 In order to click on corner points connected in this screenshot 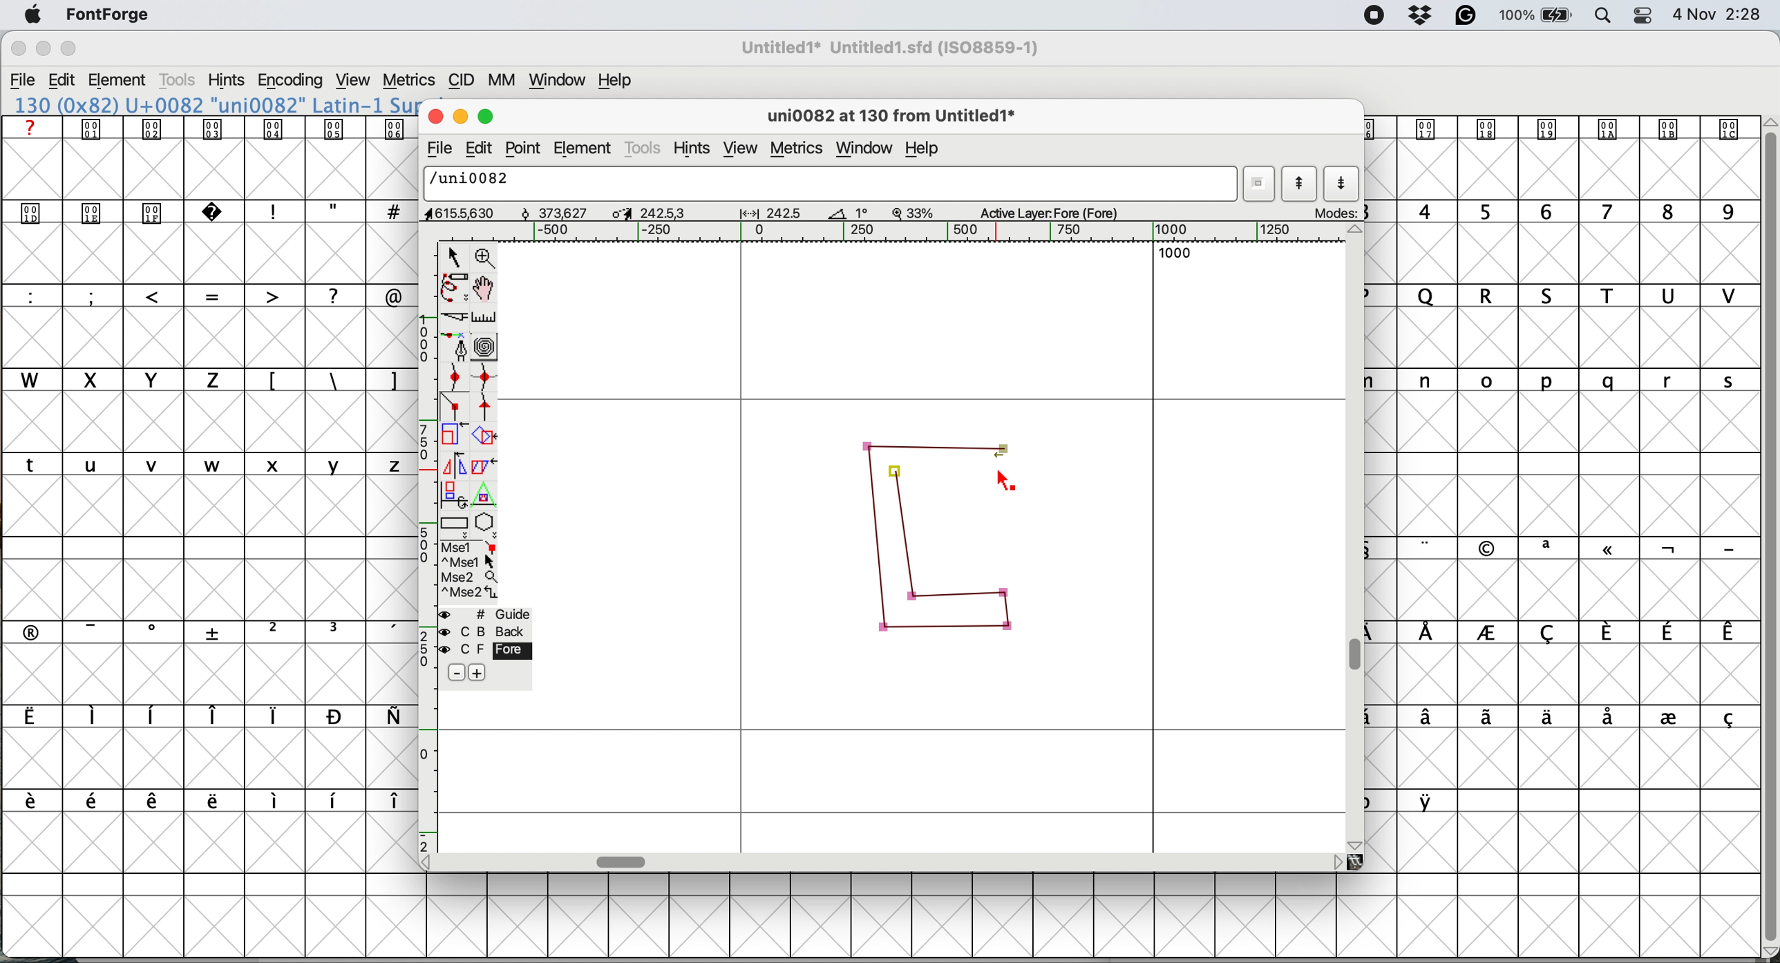, I will do `click(934, 444)`.